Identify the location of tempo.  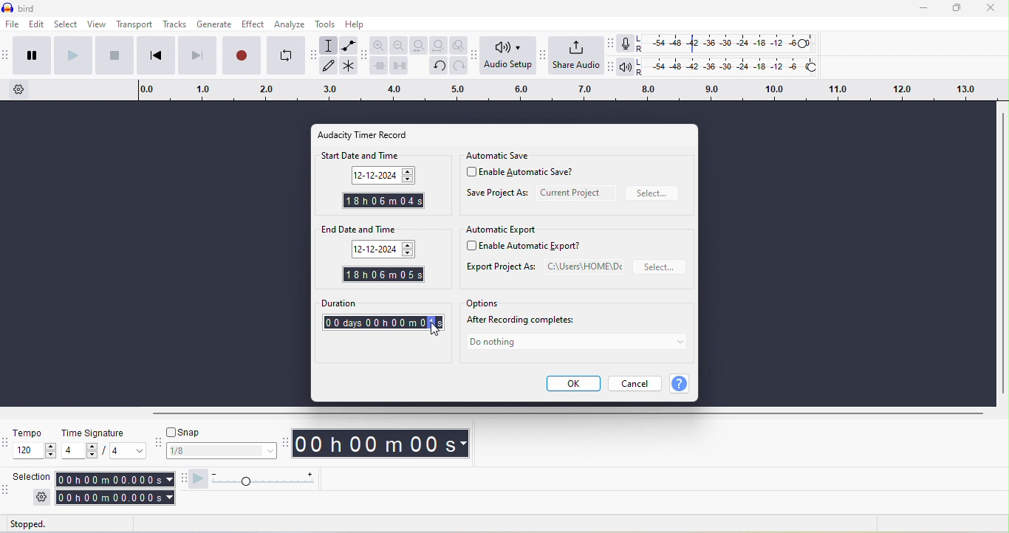
(35, 433).